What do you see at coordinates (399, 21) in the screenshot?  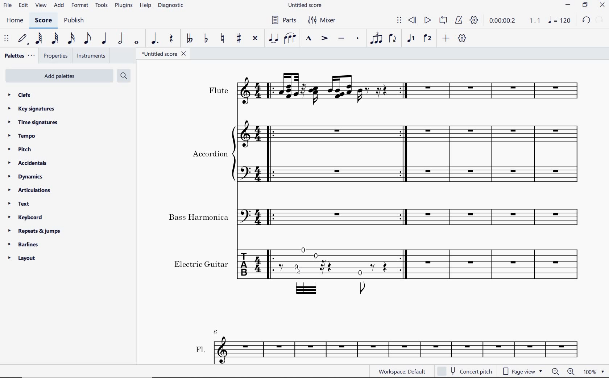 I see `select to move` at bounding box center [399, 21].